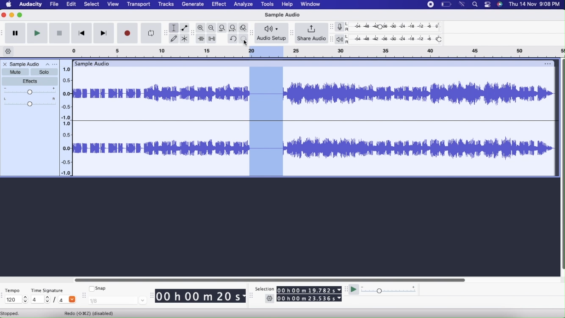  I want to click on Pan: Center, so click(29, 102).